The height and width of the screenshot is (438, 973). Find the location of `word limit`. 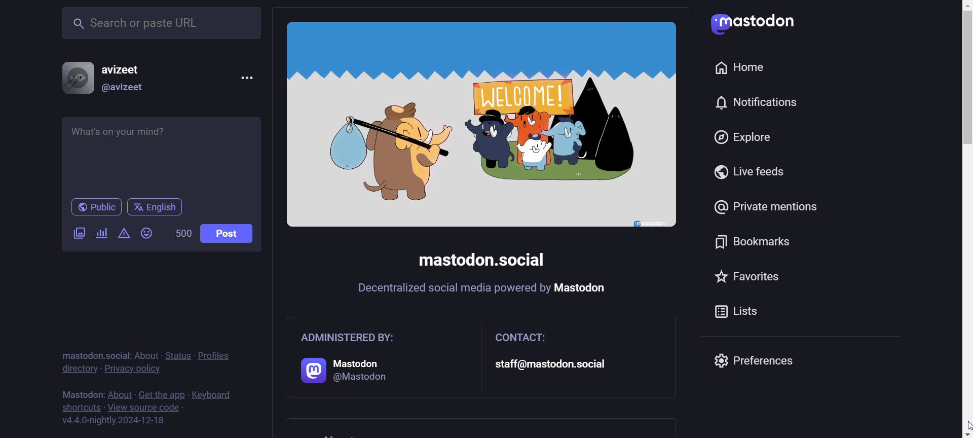

word limit is located at coordinates (181, 235).